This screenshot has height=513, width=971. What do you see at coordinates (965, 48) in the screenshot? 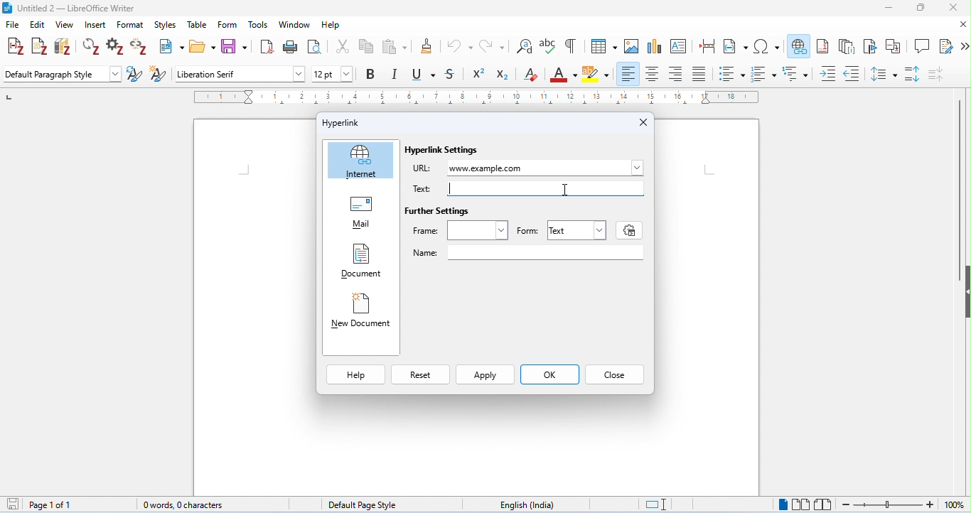
I see `more` at bounding box center [965, 48].